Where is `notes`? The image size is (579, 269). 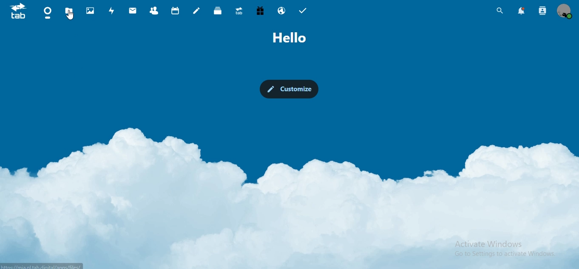 notes is located at coordinates (197, 11).